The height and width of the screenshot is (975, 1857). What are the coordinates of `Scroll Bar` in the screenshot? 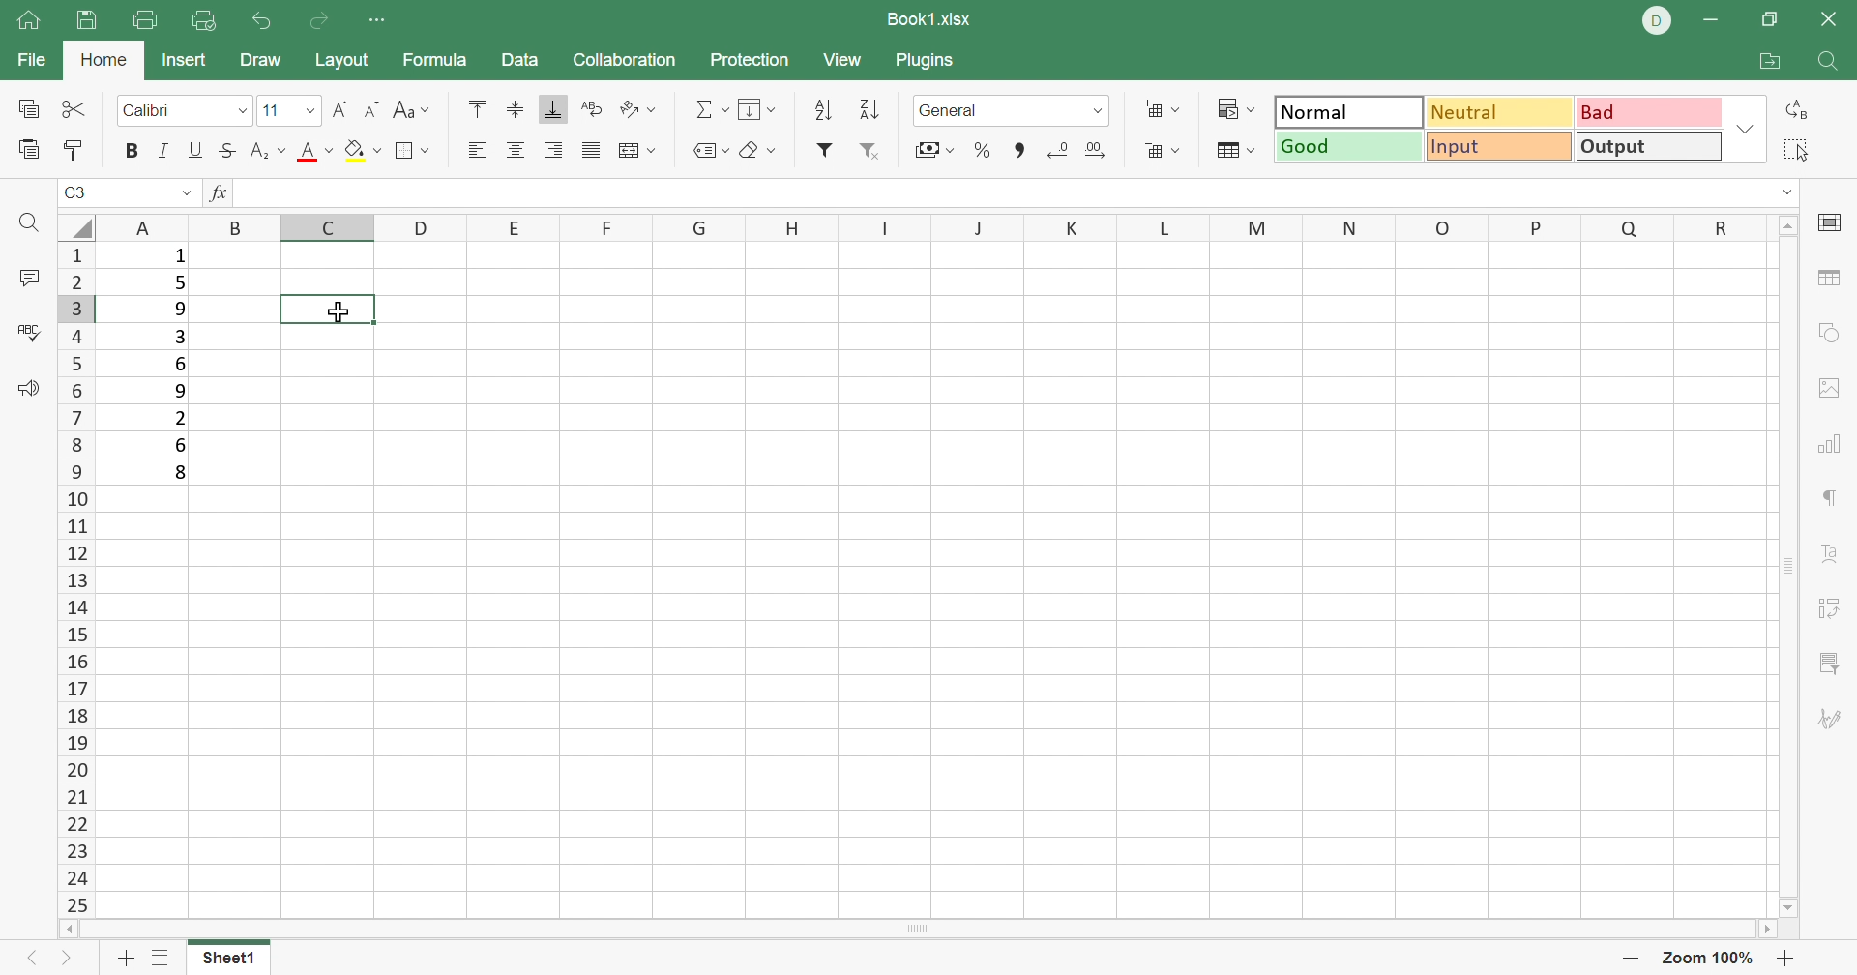 It's located at (1018, 150).